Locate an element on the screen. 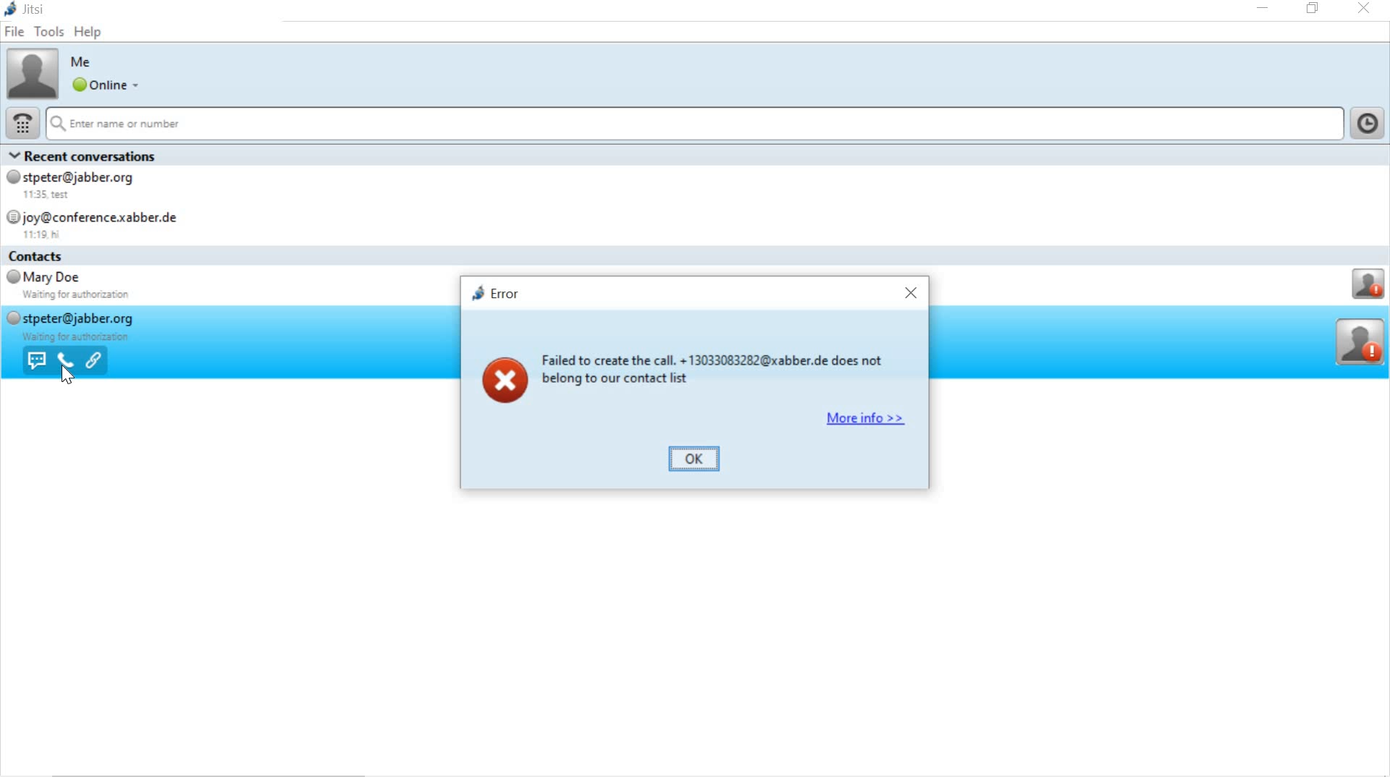 This screenshot has width=1390, height=777. voice call is located at coordinates (65, 360).